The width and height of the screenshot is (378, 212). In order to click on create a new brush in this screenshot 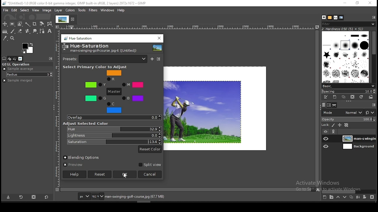, I will do `click(335, 97)`.